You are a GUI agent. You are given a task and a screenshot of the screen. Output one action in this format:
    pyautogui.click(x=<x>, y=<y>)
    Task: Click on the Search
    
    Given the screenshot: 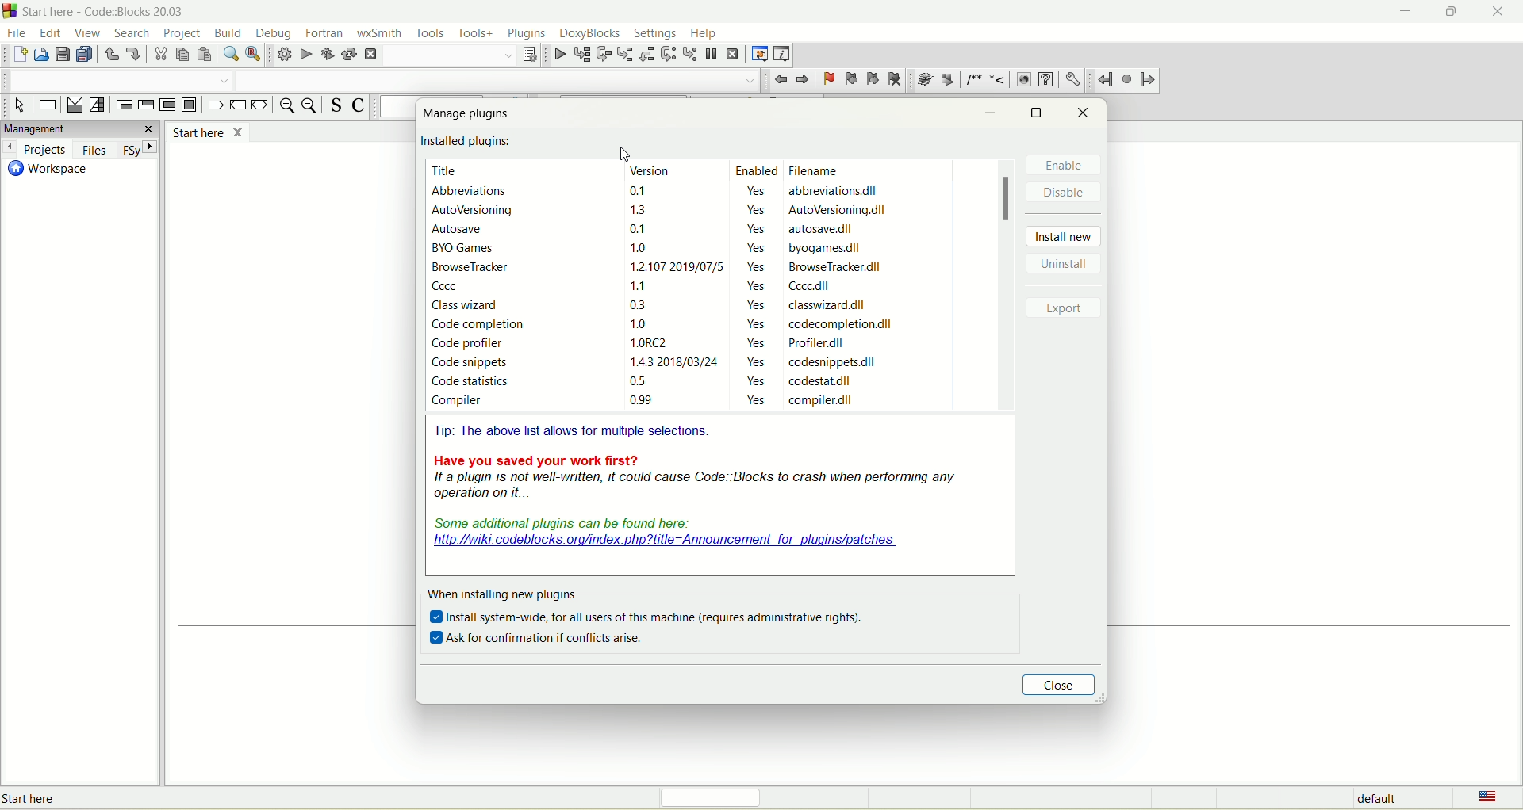 What is the action you would take?
    pyautogui.click(x=452, y=55)
    